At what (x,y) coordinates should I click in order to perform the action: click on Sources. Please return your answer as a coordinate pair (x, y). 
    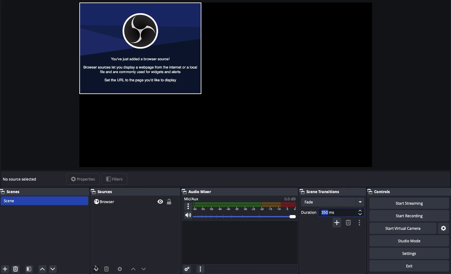
    Looking at the image, I should click on (103, 192).